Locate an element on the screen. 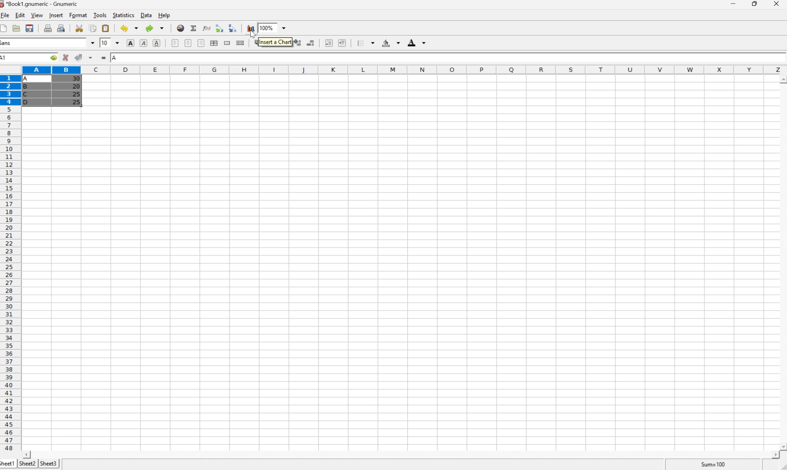 Image resolution: width=787 pixels, height=470 pixels. Print preview is located at coordinates (61, 28).